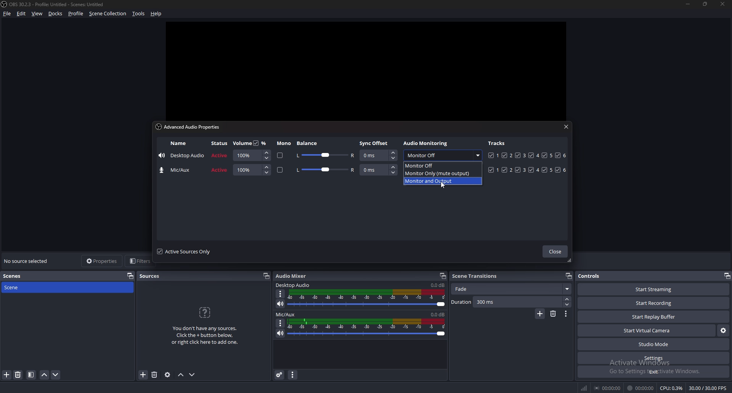 Image resolution: width=732 pixels, height=393 pixels. I want to click on docks, so click(56, 13).